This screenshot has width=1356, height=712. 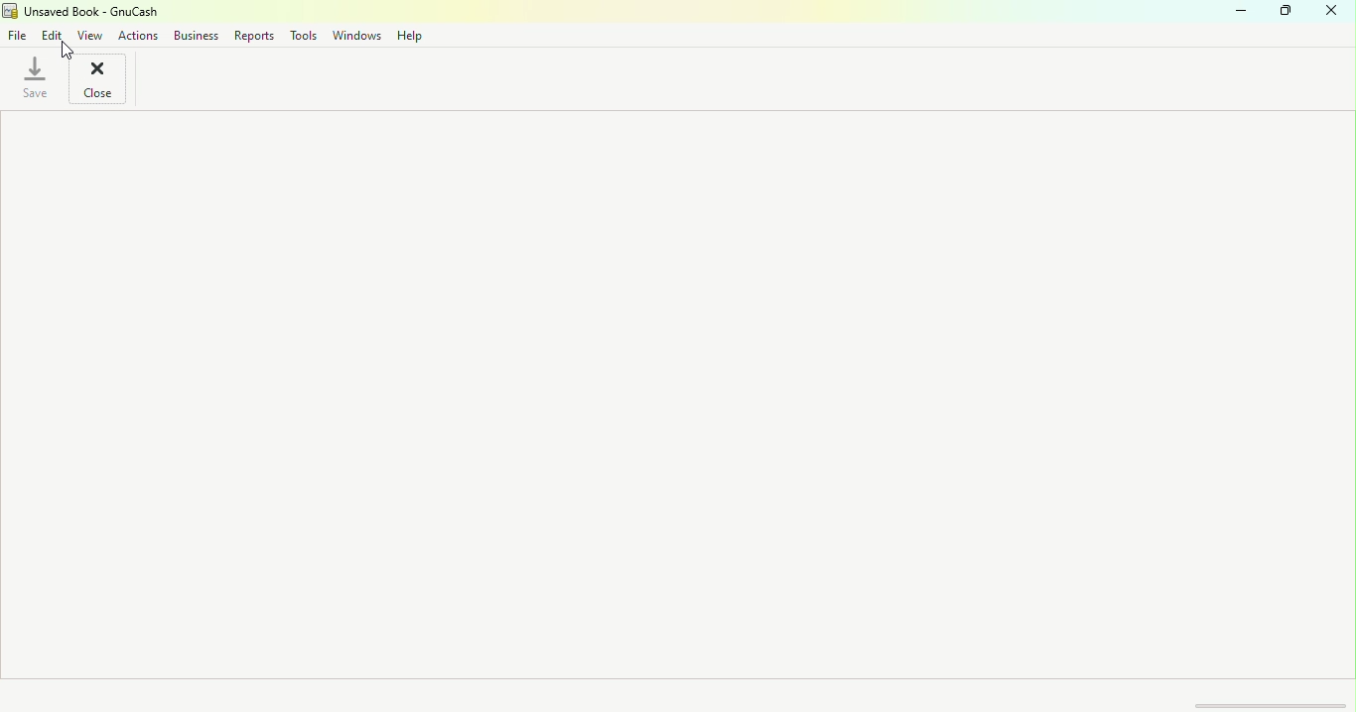 What do you see at coordinates (678, 693) in the screenshot?
I see `Status bar` at bounding box center [678, 693].